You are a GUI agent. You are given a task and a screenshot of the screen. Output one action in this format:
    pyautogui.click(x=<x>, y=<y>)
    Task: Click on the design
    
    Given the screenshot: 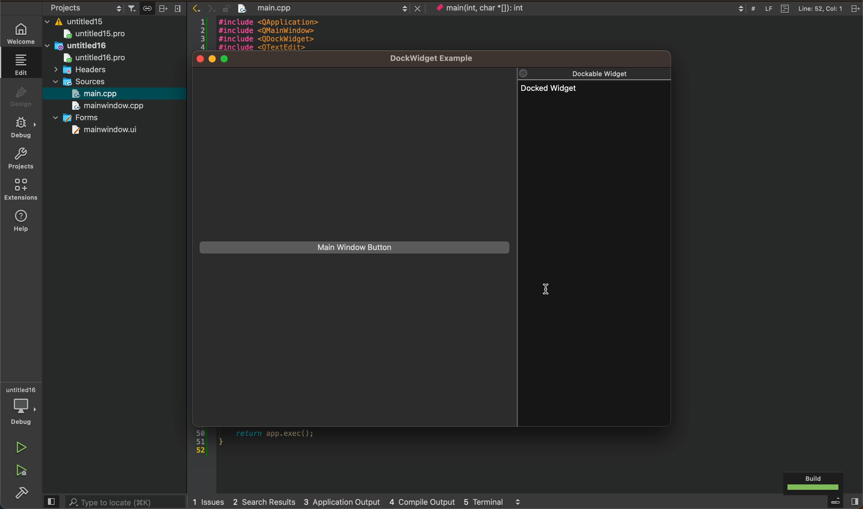 What is the action you would take?
    pyautogui.click(x=20, y=95)
    